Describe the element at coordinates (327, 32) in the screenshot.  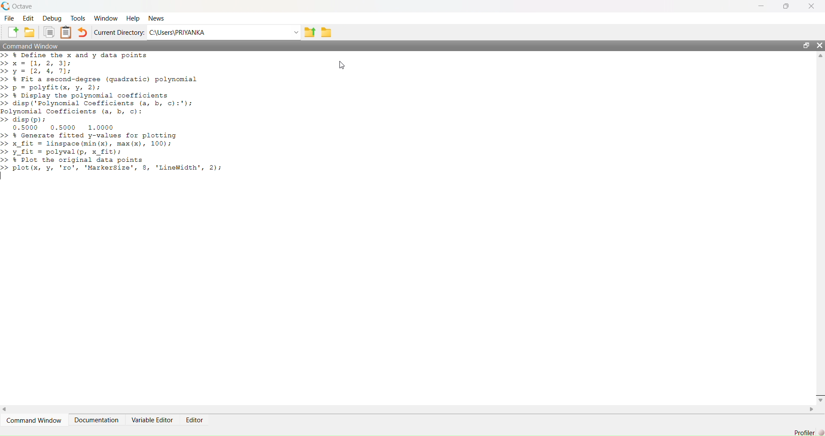
I see `Browse directories` at that location.